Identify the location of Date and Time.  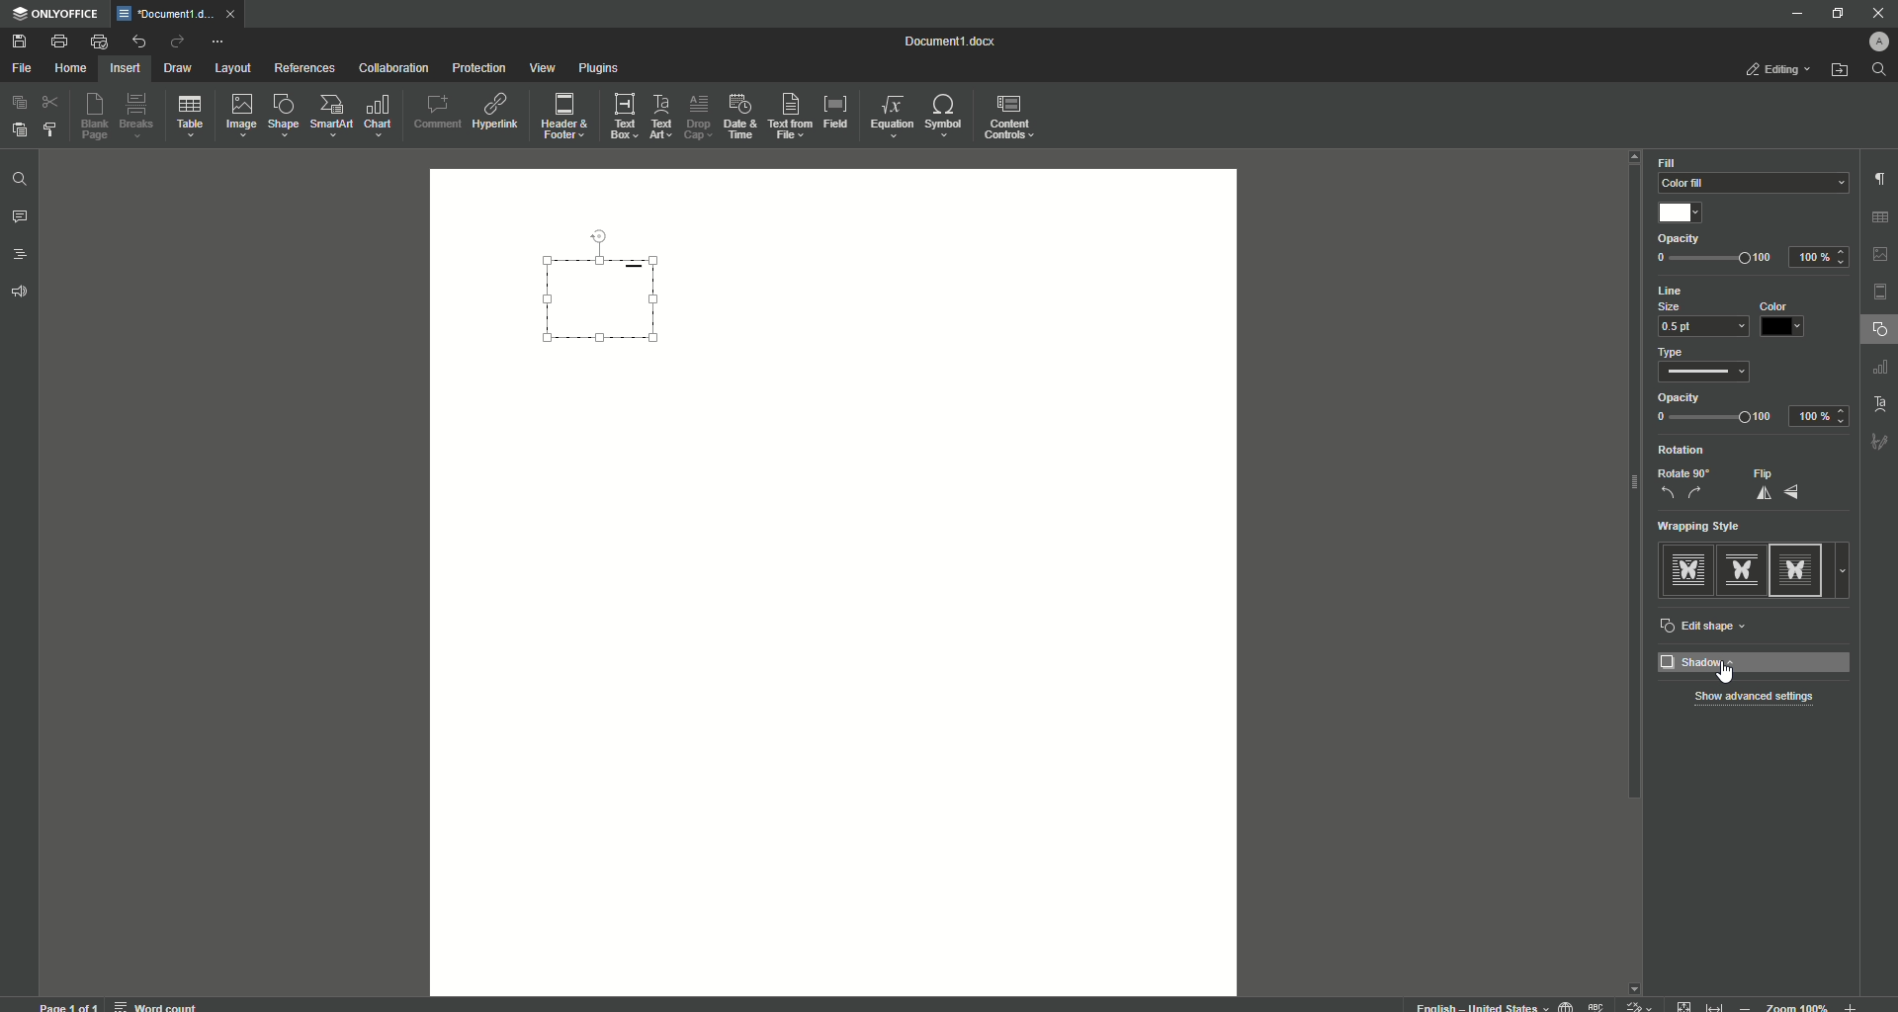
(739, 117).